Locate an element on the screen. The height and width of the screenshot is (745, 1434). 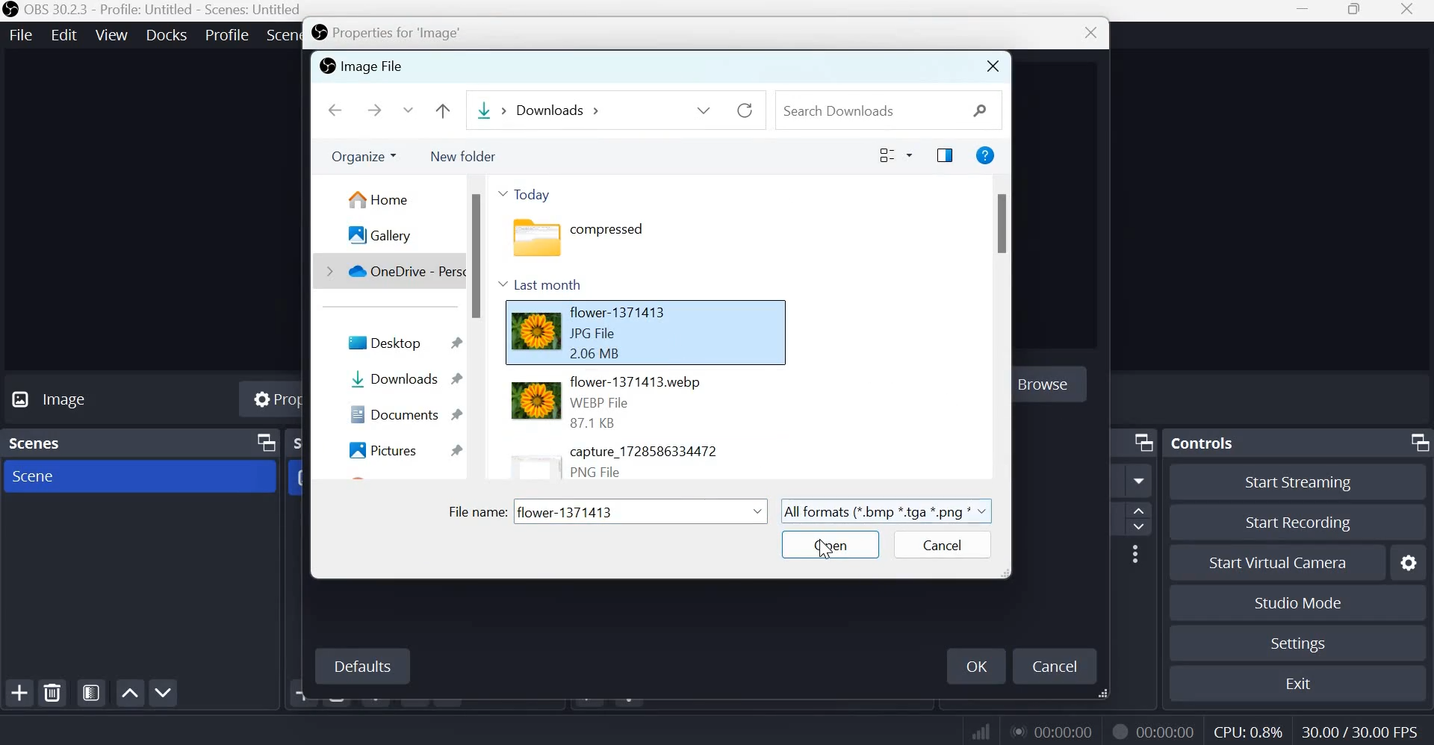
Move scene up is located at coordinates (131, 693).